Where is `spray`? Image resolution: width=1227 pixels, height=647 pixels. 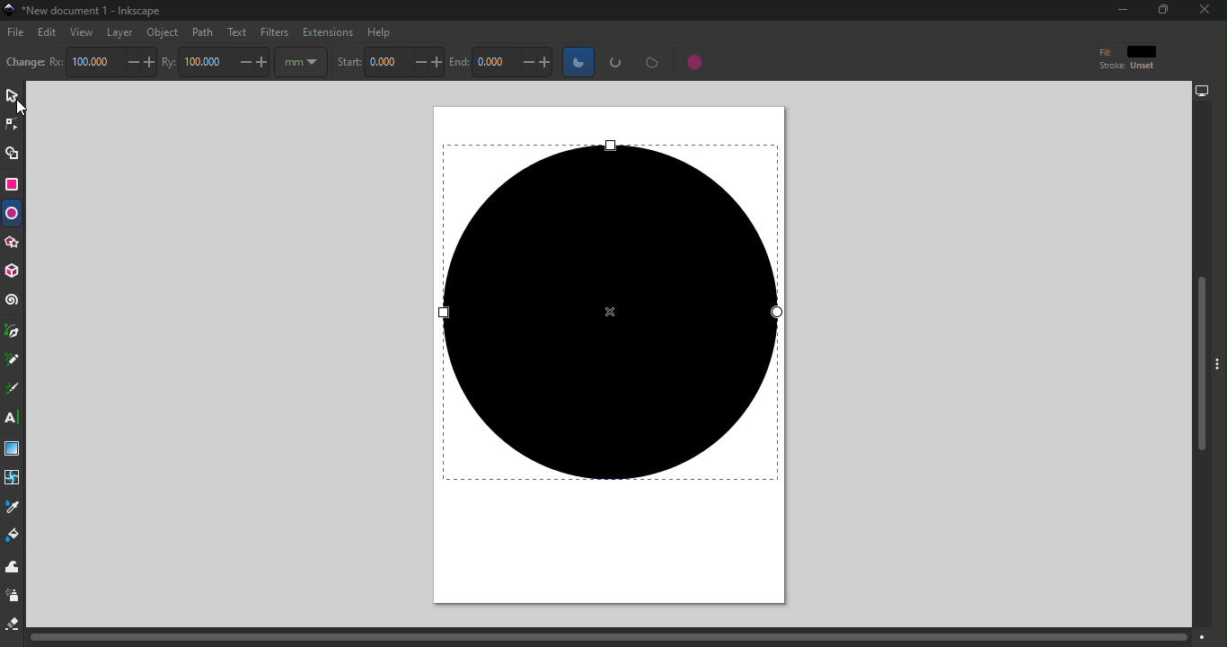 spray is located at coordinates (13, 597).